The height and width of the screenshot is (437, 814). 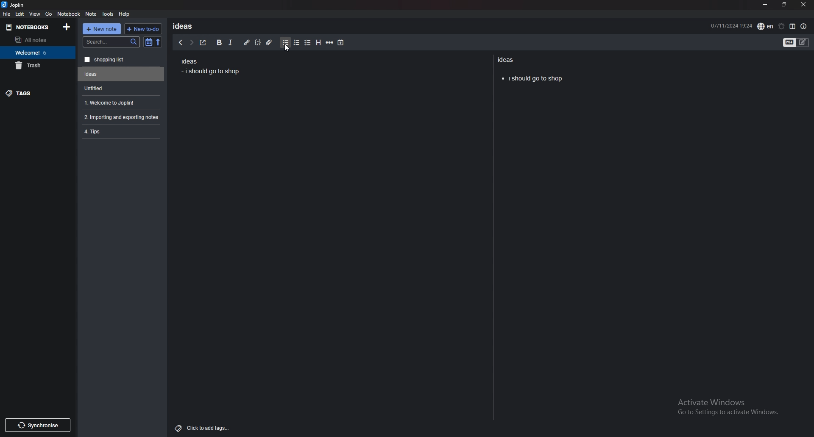 What do you see at coordinates (121, 74) in the screenshot?
I see `Untitled` at bounding box center [121, 74].